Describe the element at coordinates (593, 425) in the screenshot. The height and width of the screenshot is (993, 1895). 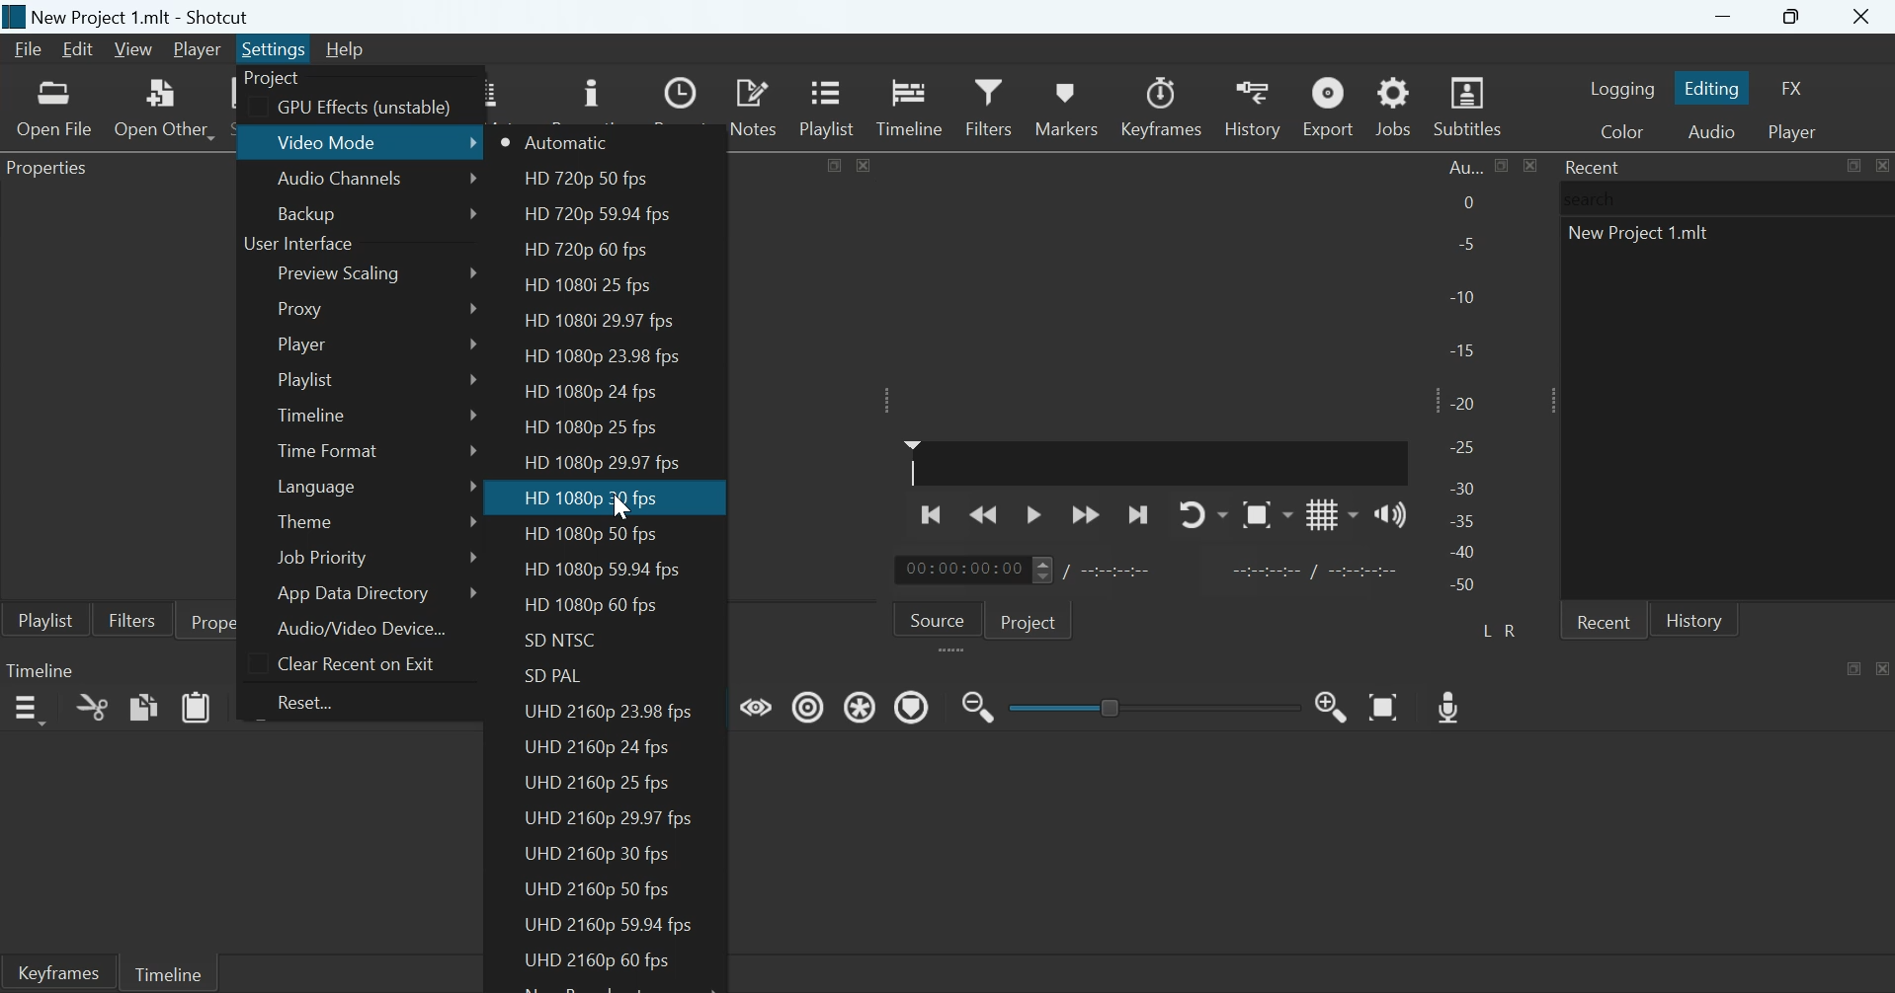
I see `HD 1080p 25fps` at that location.